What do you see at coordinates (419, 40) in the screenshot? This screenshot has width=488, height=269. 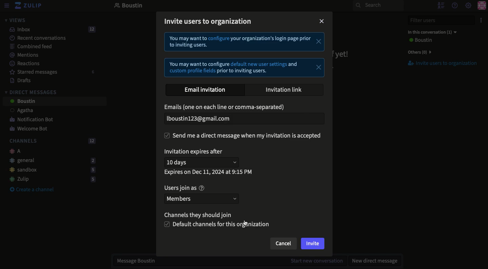 I see `User` at bounding box center [419, 40].